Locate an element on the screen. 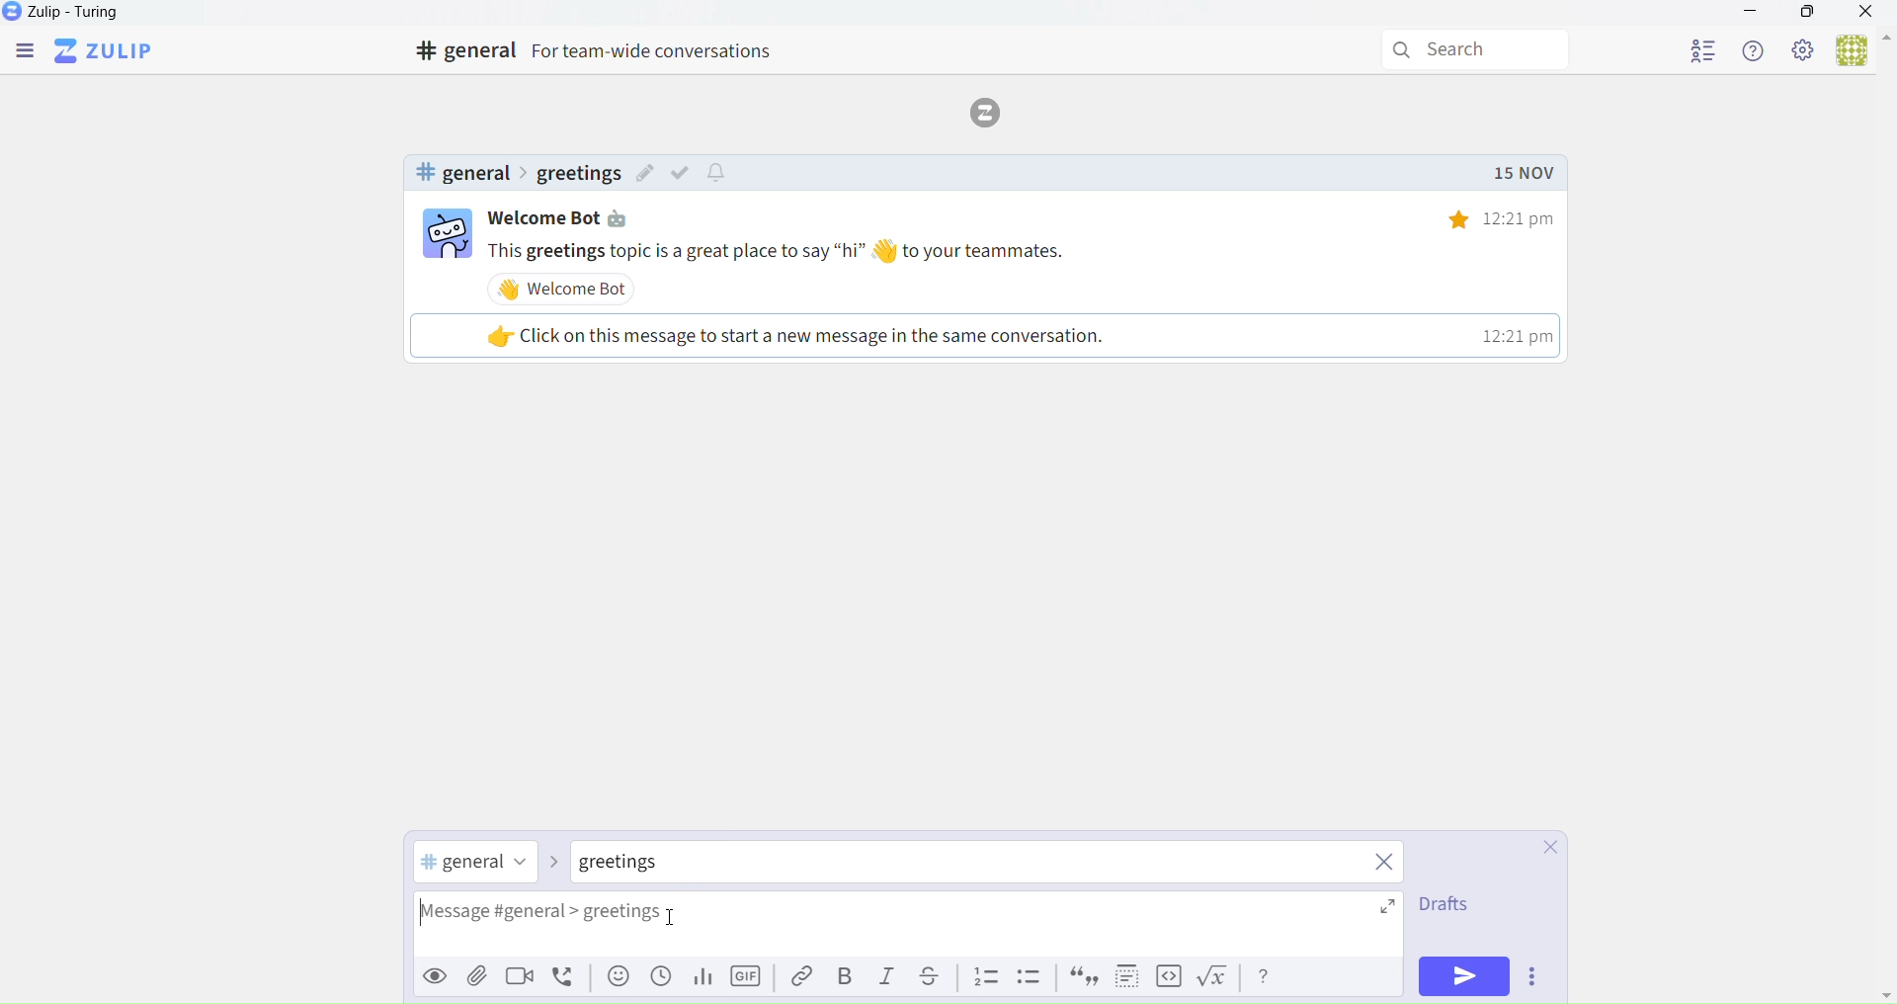 This screenshot has height=1004, width=1897. Spoiler is located at coordinates (1121, 976).